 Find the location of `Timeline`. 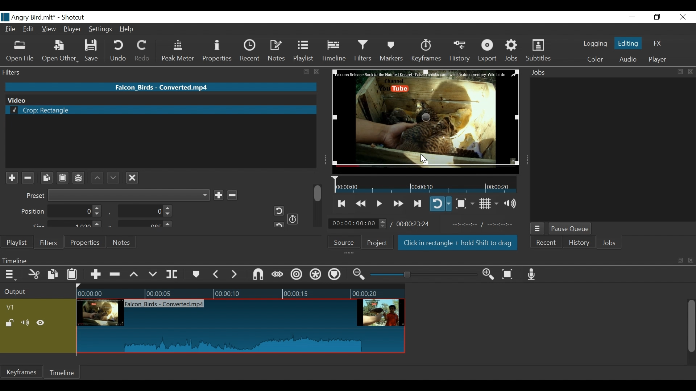

Timeline is located at coordinates (335, 260).